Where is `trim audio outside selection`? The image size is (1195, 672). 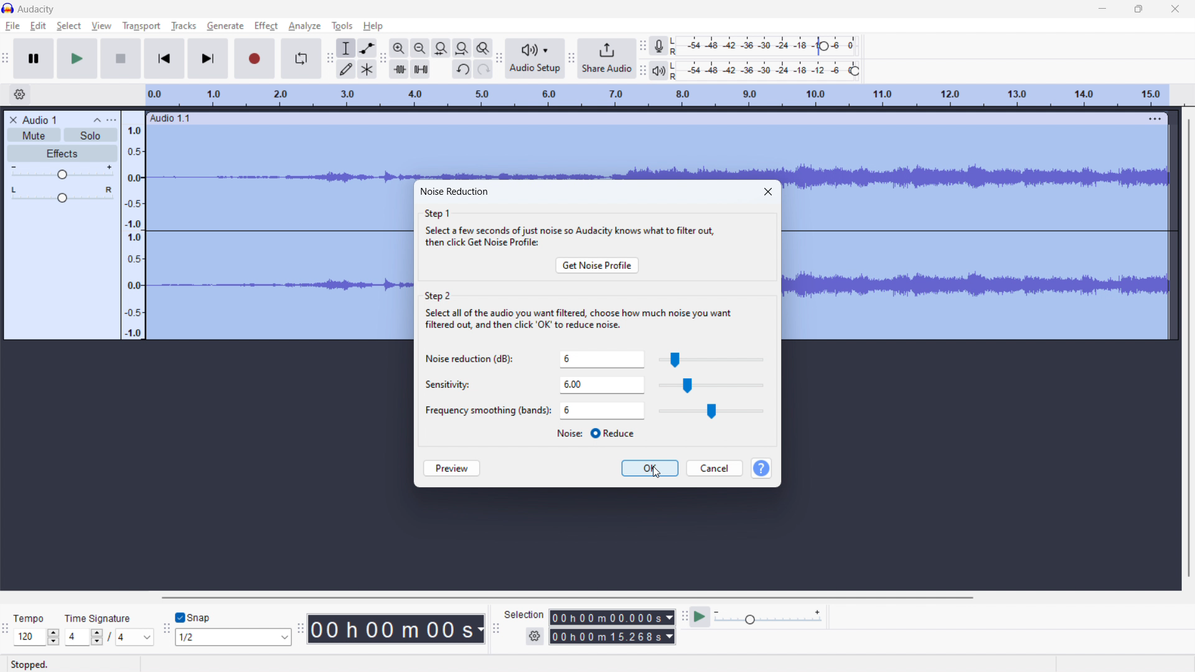
trim audio outside selection is located at coordinates (399, 69).